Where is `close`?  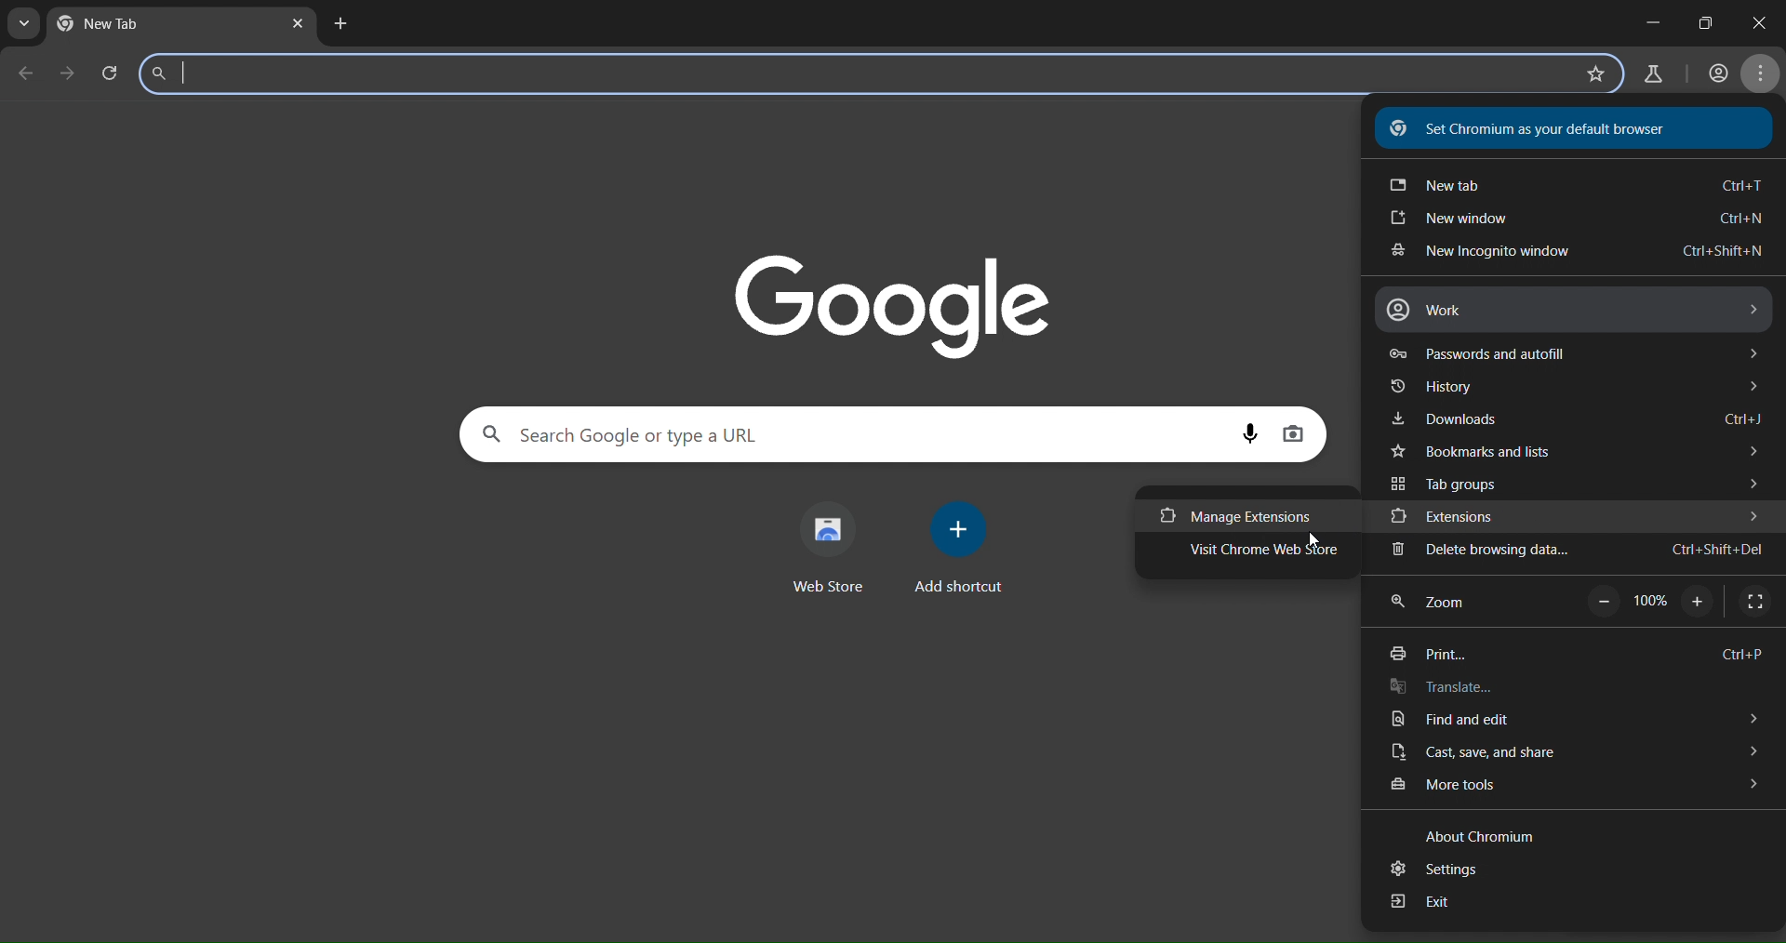
close is located at coordinates (1753, 24).